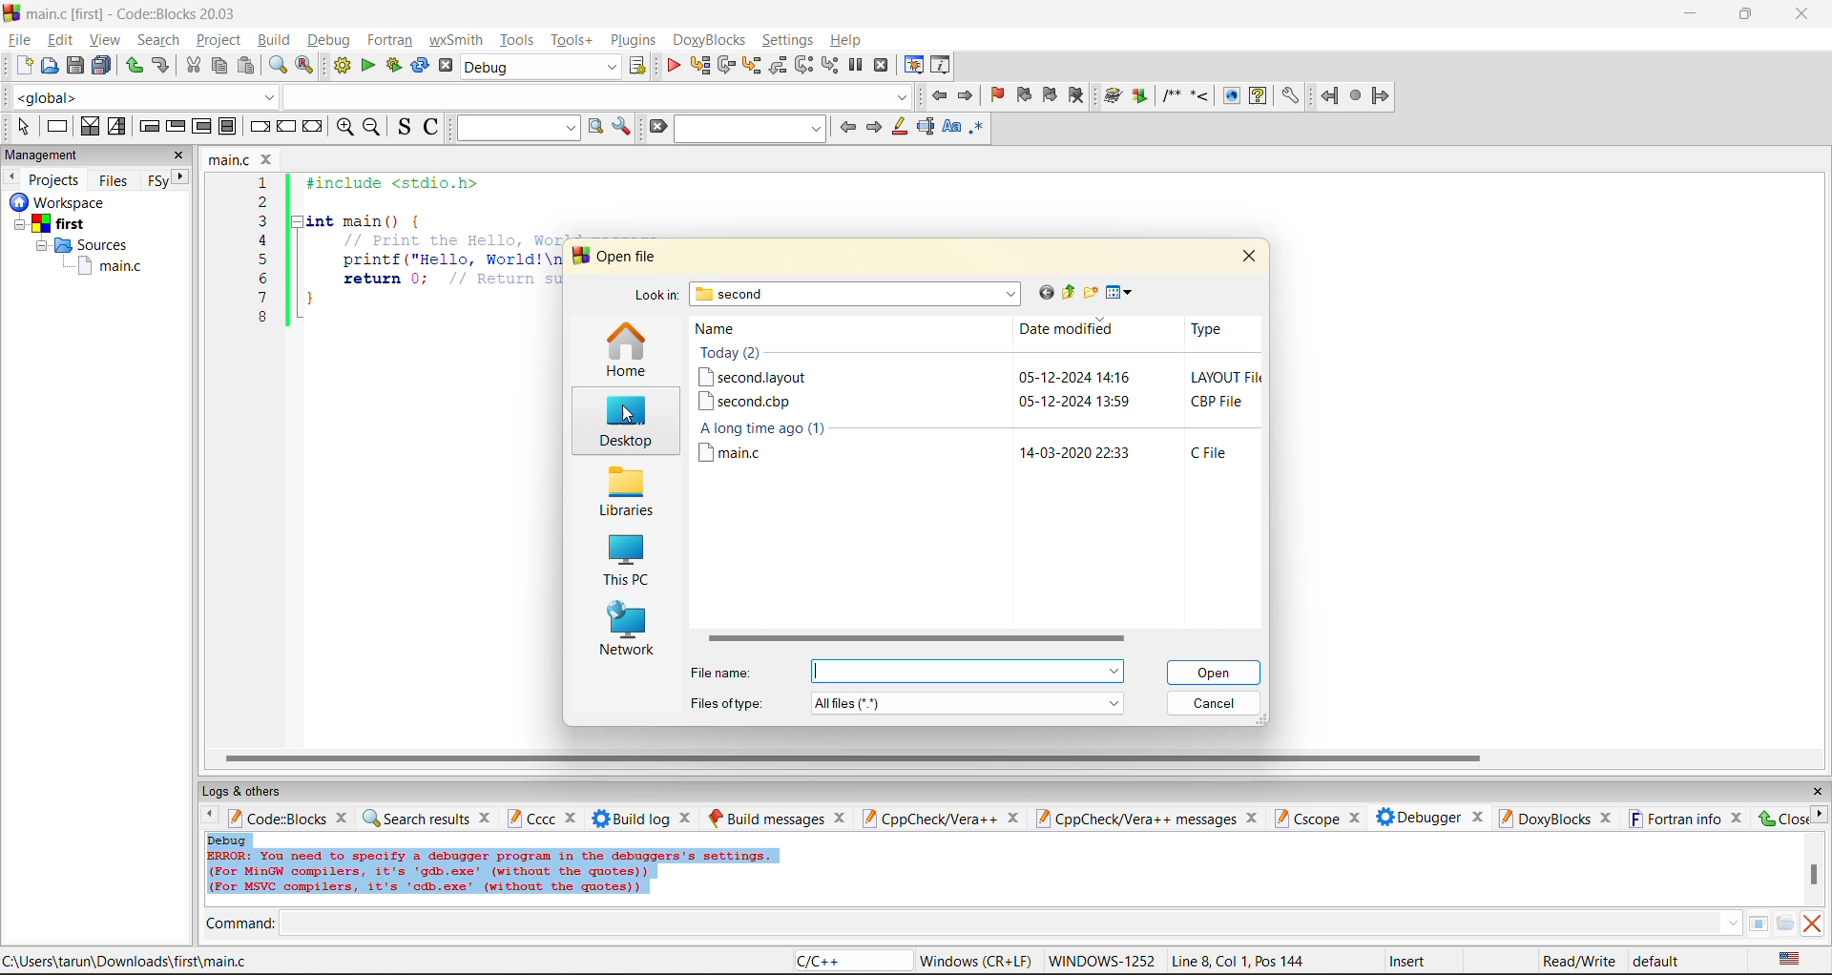 The height and width of the screenshot is (975, 1832). What do you see at coordinates (368, 66) in the screenshot?
I see `run` at bounding box center [368, 66].